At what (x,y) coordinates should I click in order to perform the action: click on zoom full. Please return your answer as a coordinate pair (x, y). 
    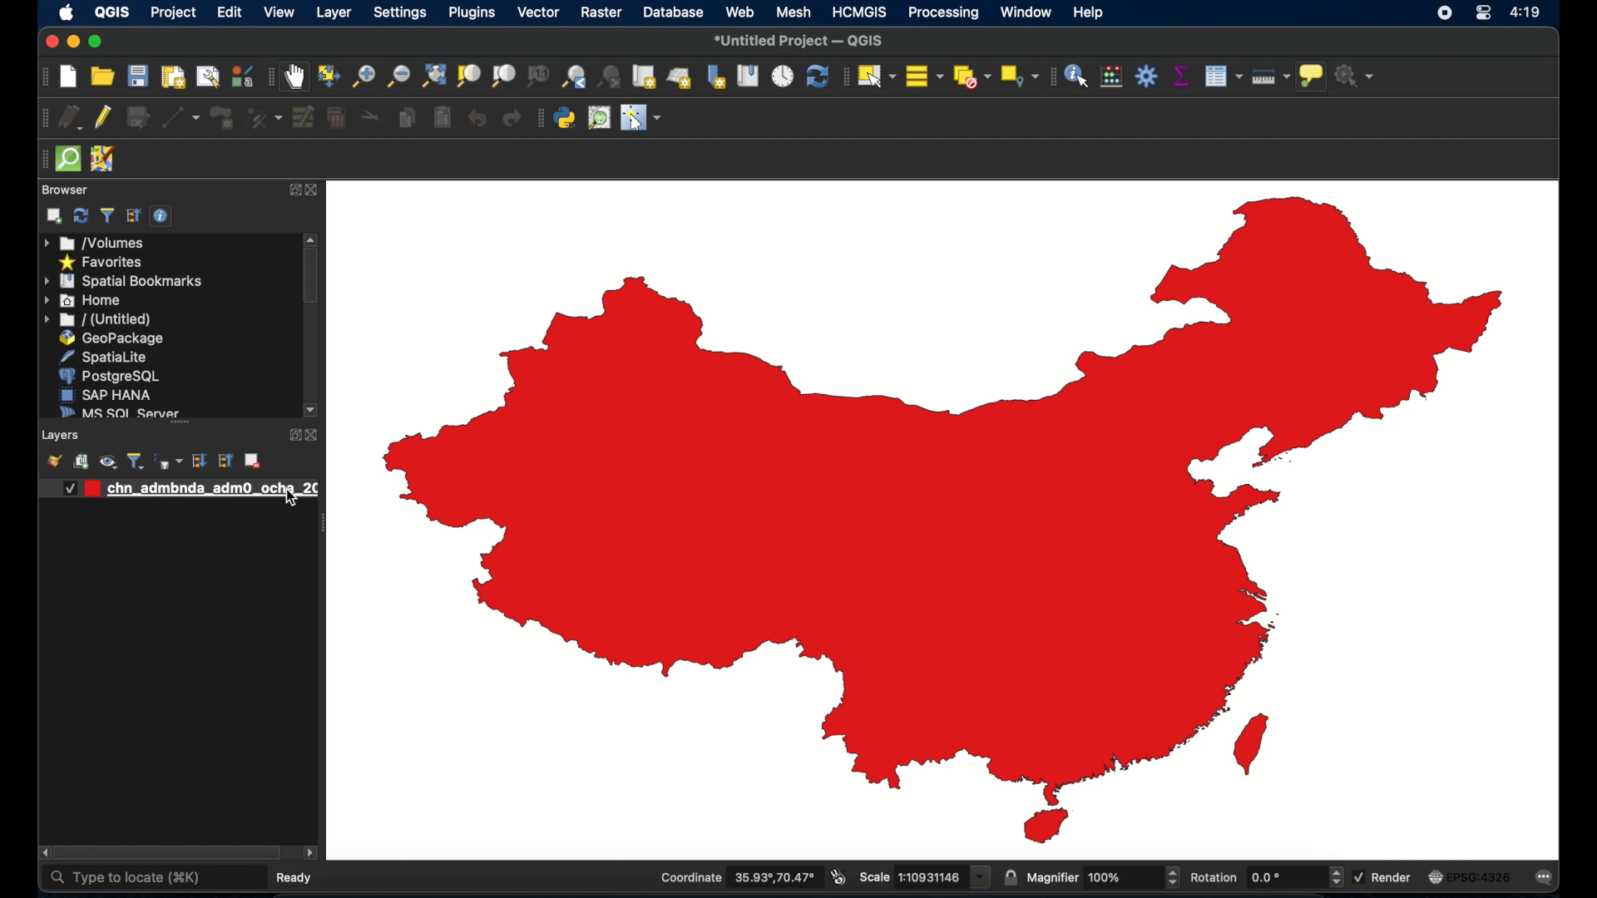
    Looking at the image, I should click on (431, 76).